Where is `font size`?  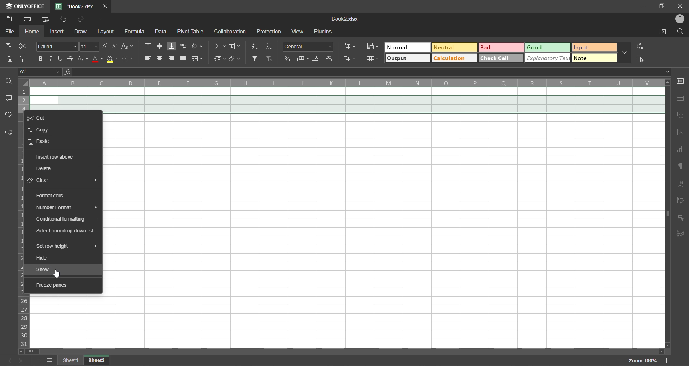 font size is located at coordinates (89, 47).